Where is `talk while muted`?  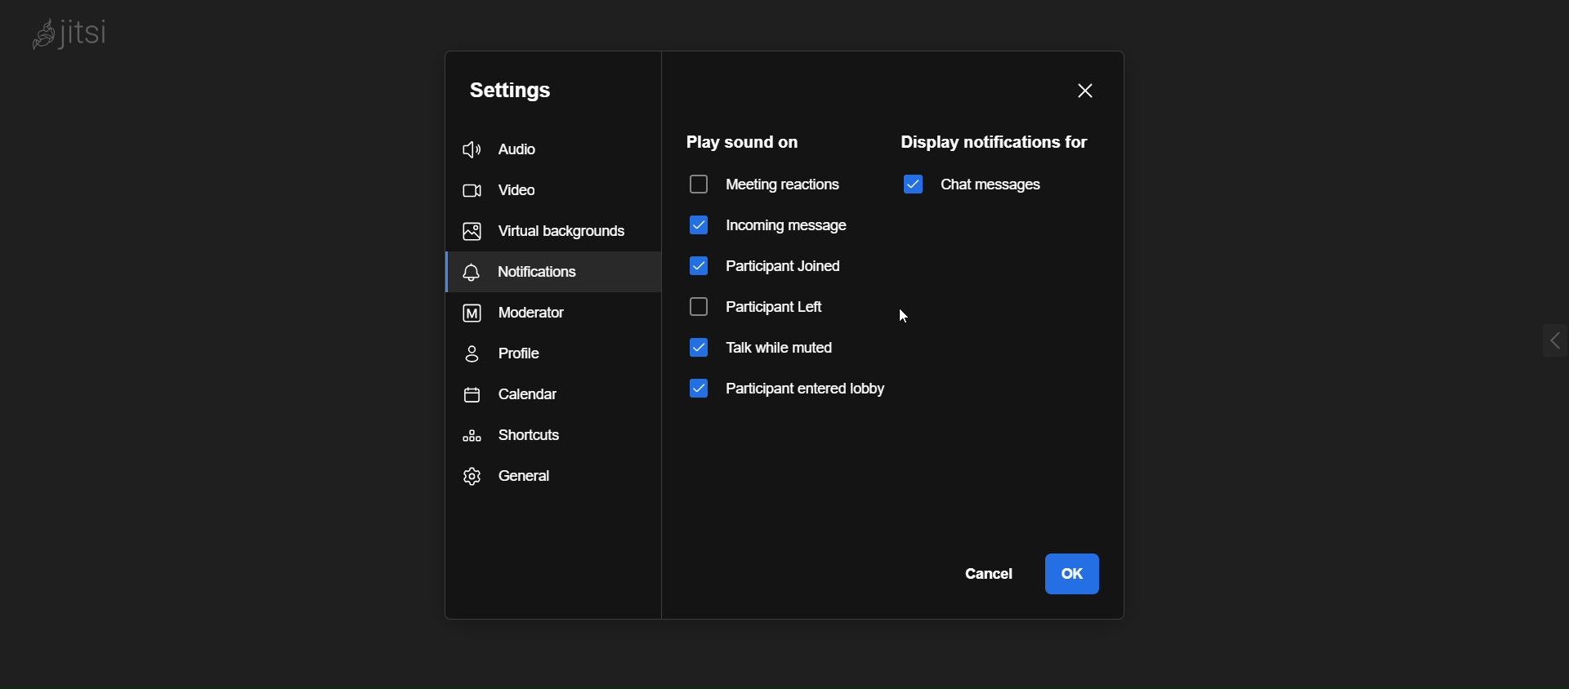 talk while muted is located at coordinates (772, 349).